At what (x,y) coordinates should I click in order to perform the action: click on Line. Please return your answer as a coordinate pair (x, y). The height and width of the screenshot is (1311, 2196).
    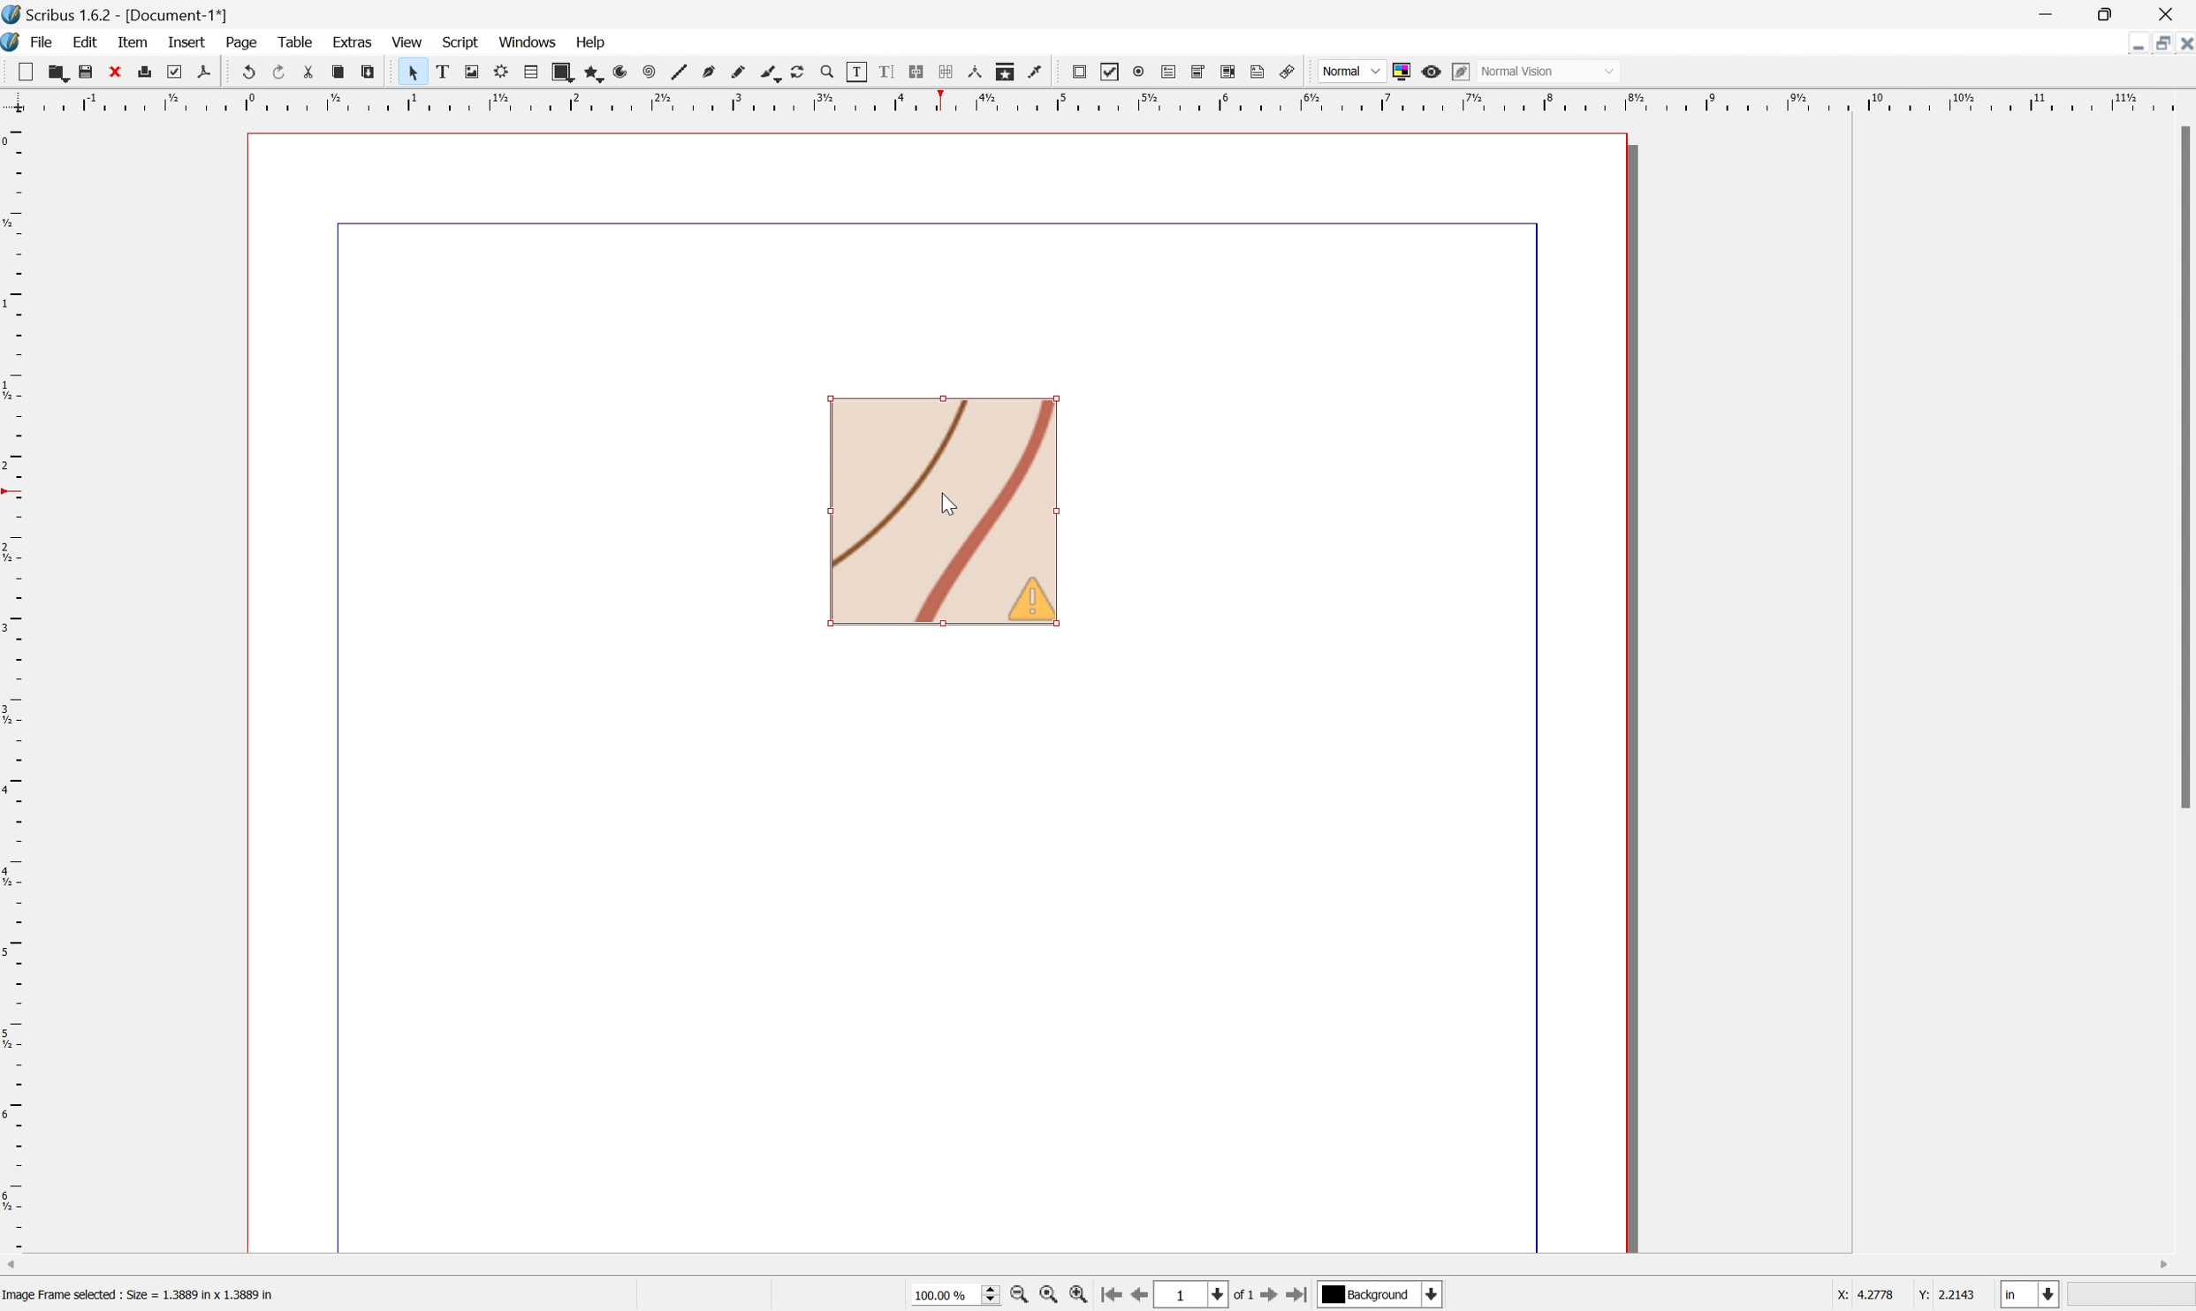
    Looking at the image, I should click on (683, 69).